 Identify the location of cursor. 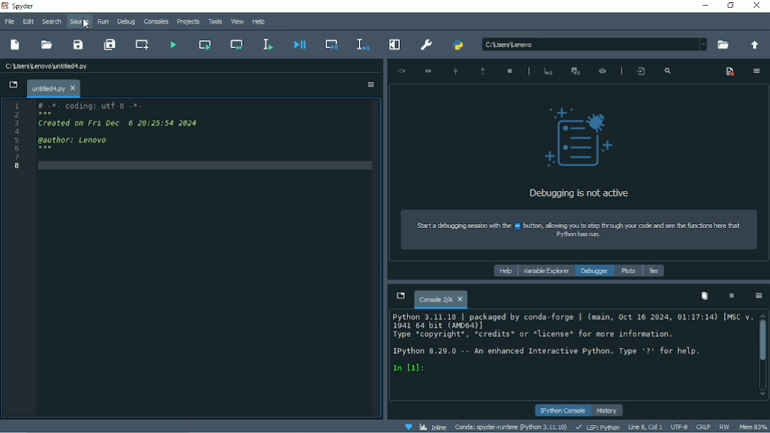
(85, 25).